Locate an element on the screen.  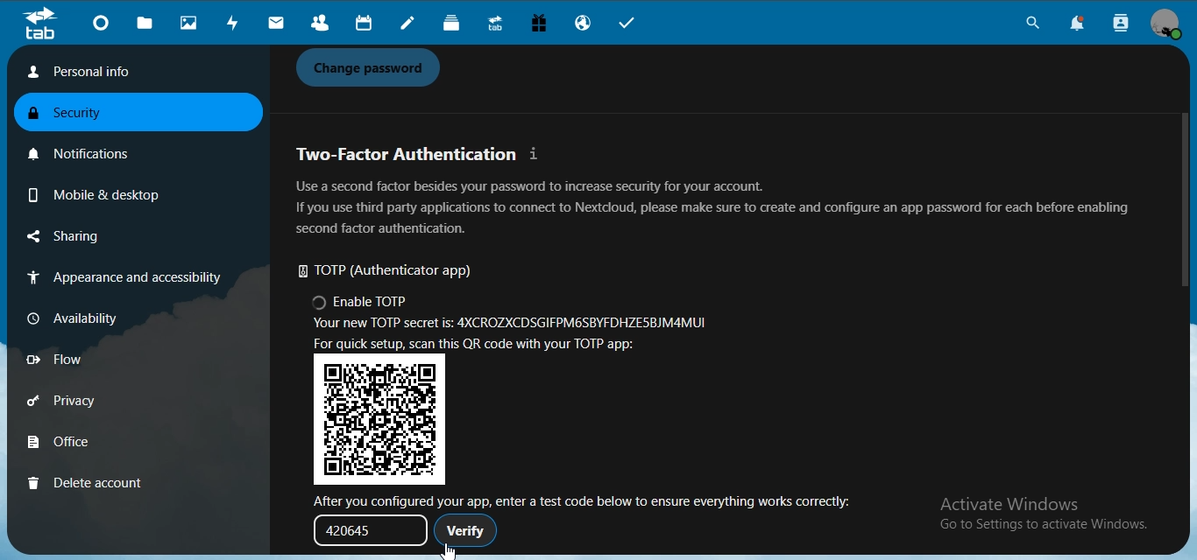
privacy is located at coordinates (86, 403).